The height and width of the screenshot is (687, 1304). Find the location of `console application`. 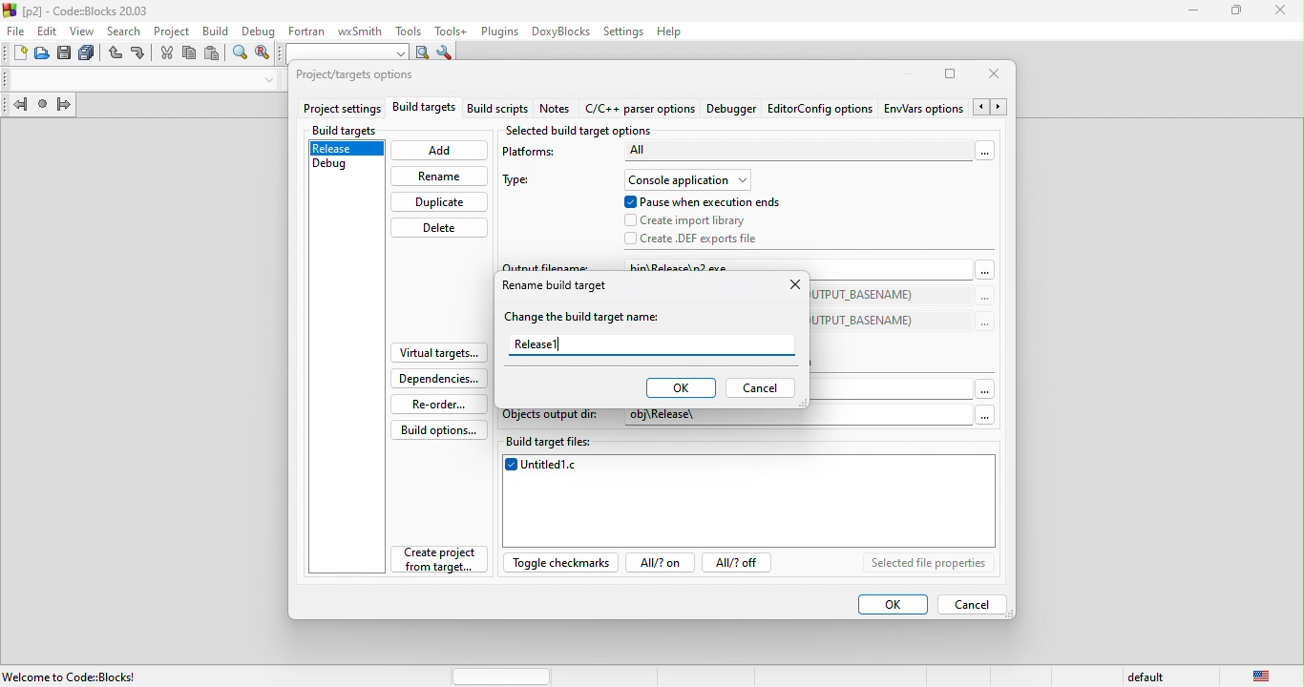

console application is located at coordinates (685, 180).